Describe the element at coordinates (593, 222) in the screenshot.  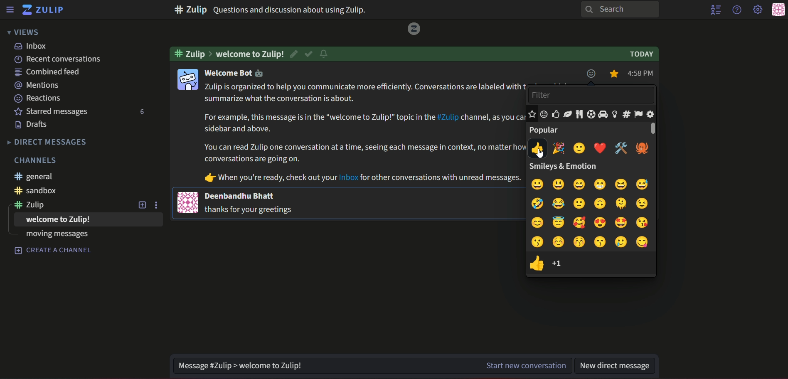
I see `emoji` at that location.